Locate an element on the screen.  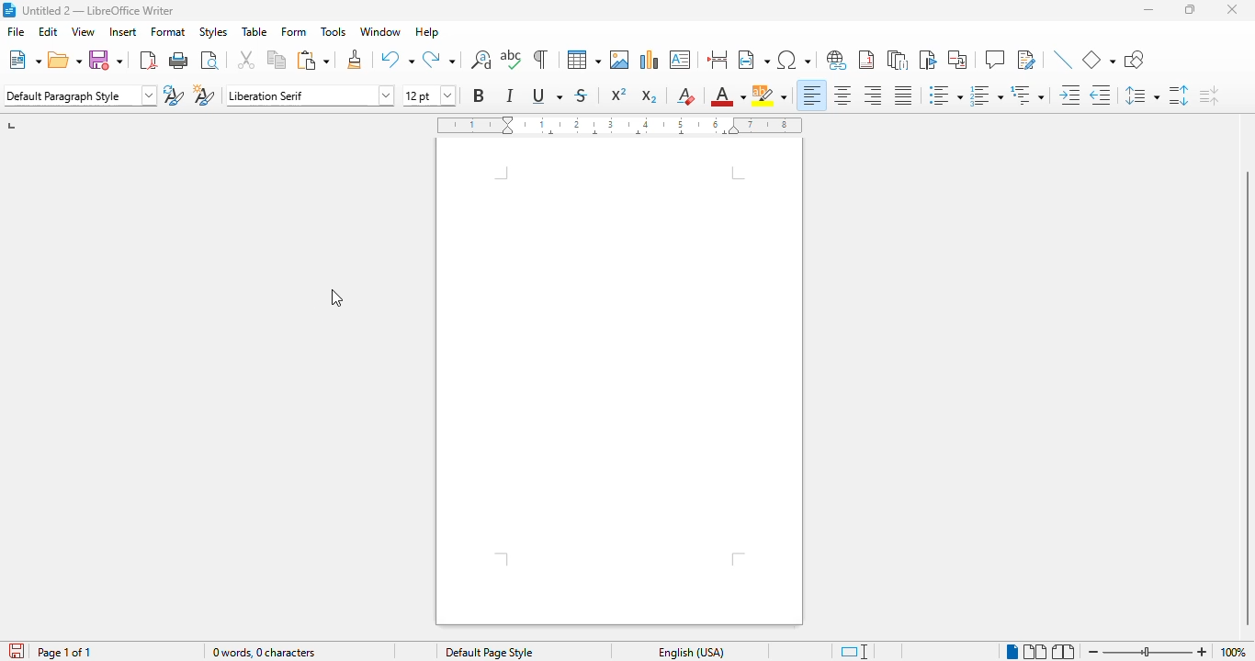
logo is located at coordinates (9, 10).